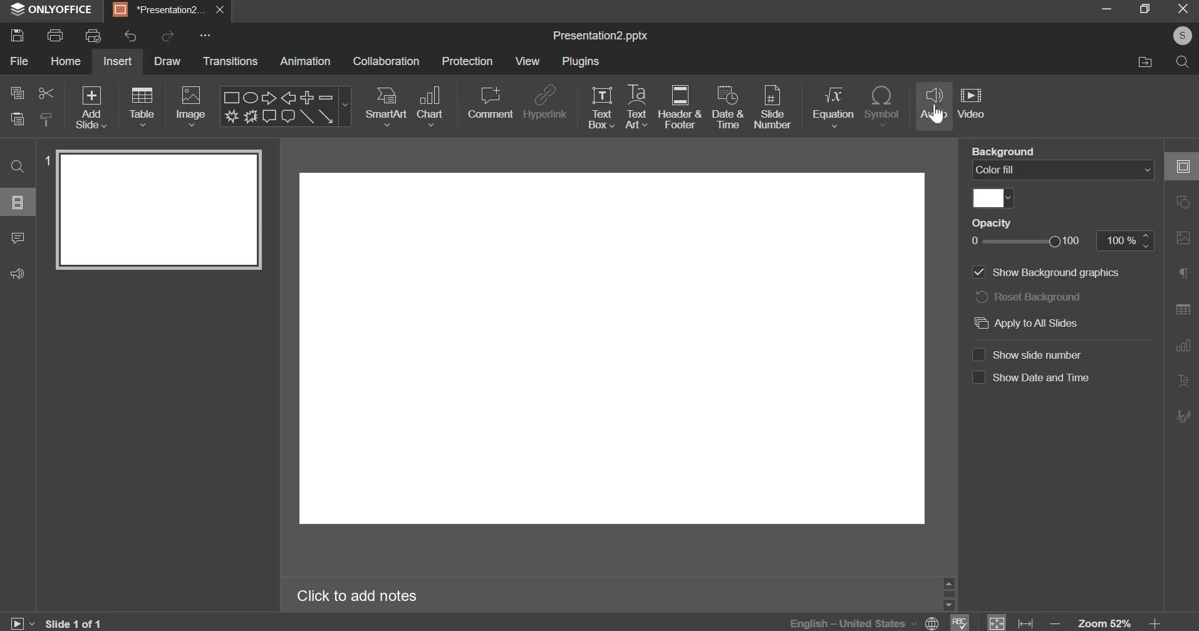 The width and height of the screenshot is (1199, 631). What do you see at coordinates (1117, 240) in the screenshot?
I see `100%` at bounding box center [1117, 240].